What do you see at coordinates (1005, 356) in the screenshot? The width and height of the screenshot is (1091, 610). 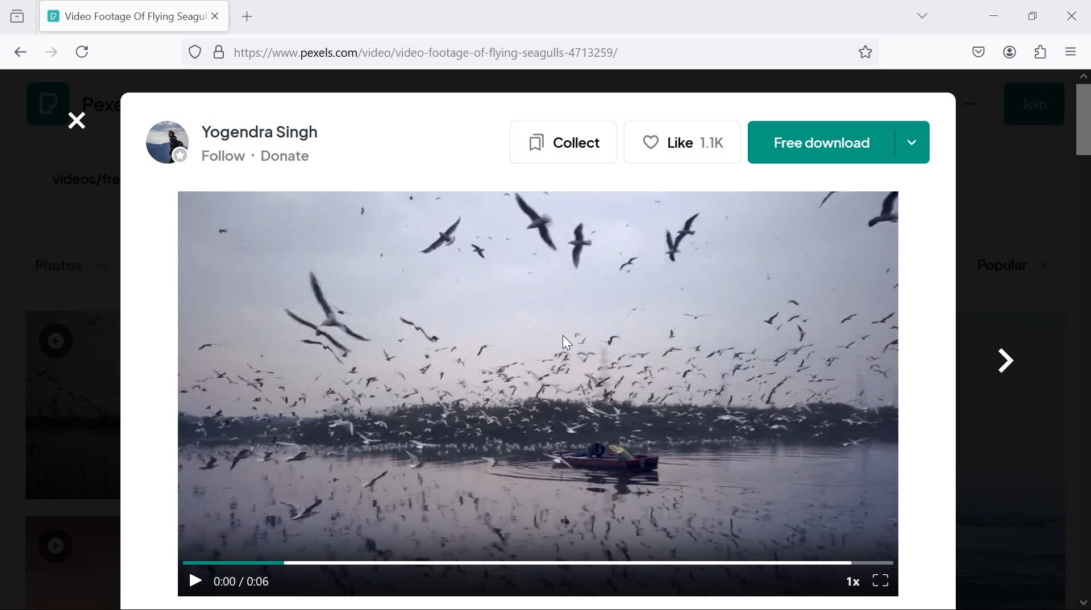 I see `go next` at bounding box center [1005, 356].